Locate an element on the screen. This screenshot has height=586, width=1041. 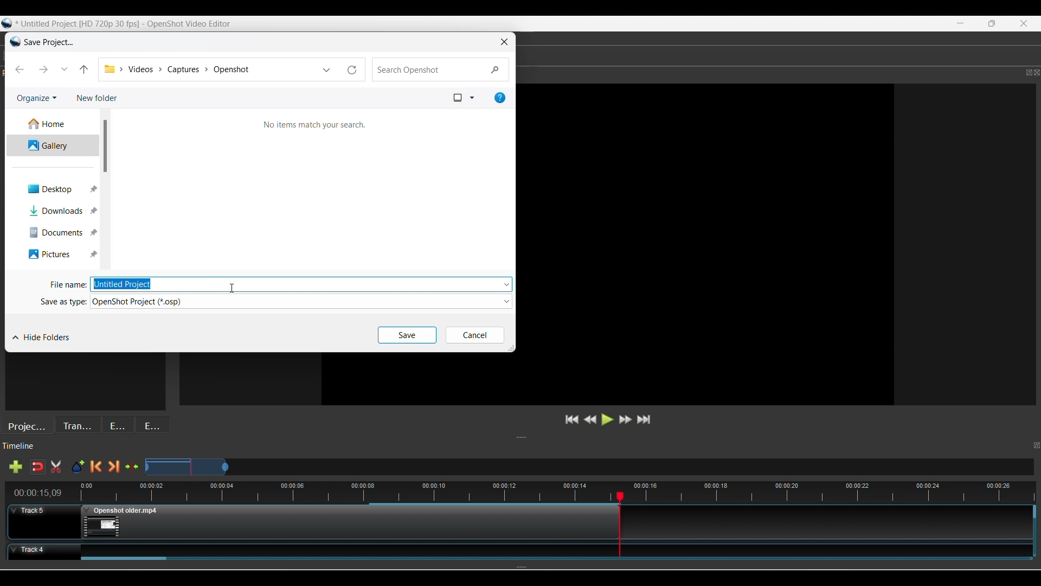
Disable snapping is located at coordinates (37, 467).